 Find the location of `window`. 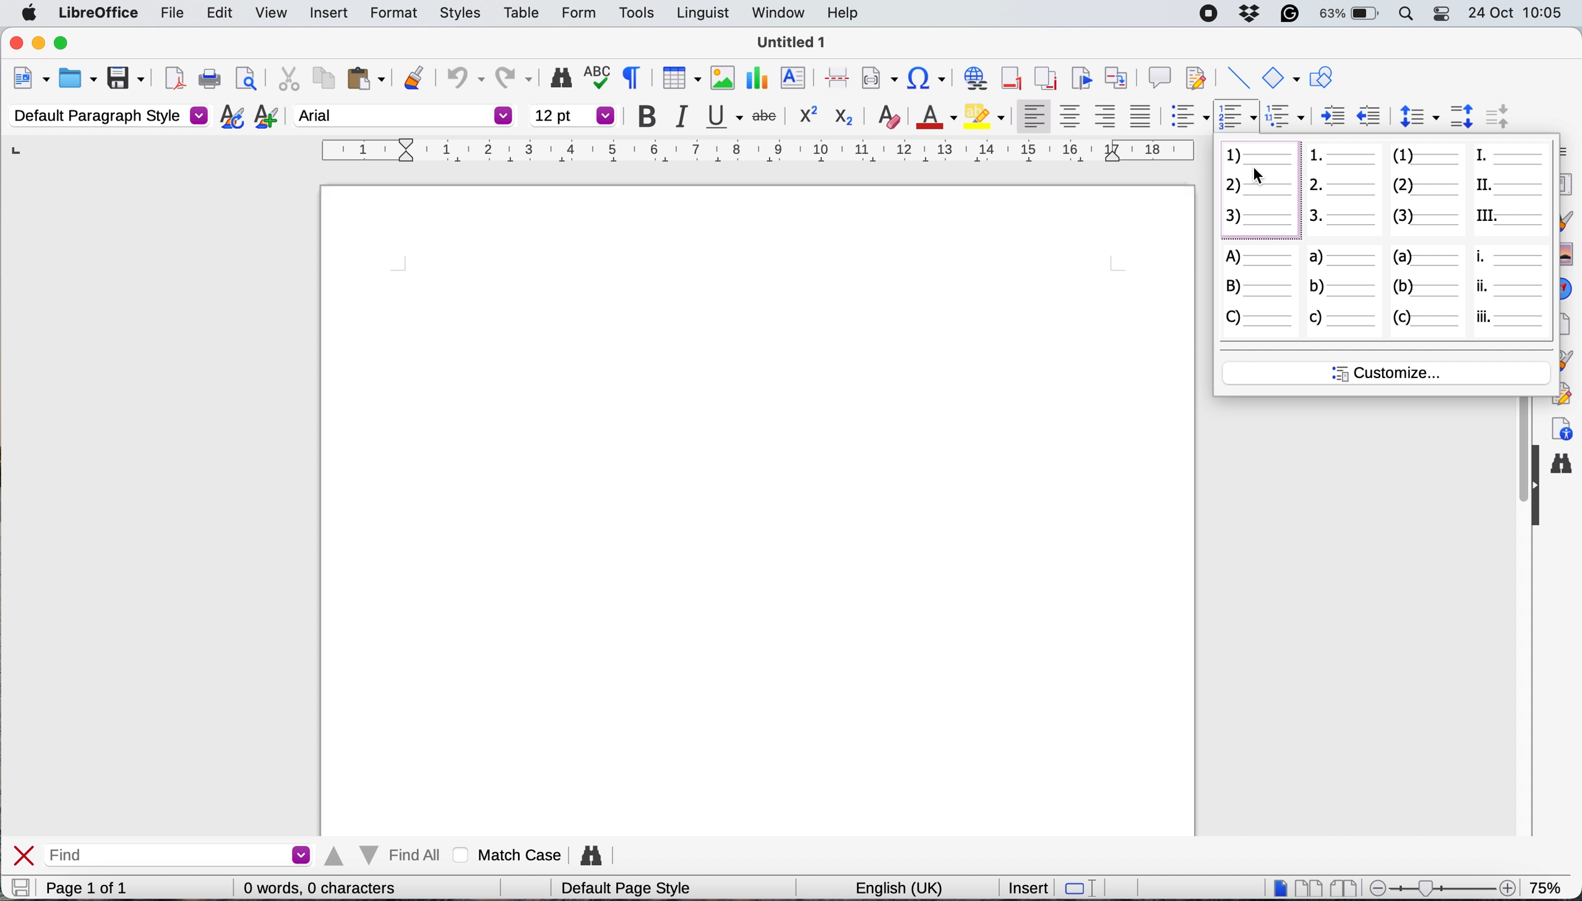

window is located at coordinates (778, 15).